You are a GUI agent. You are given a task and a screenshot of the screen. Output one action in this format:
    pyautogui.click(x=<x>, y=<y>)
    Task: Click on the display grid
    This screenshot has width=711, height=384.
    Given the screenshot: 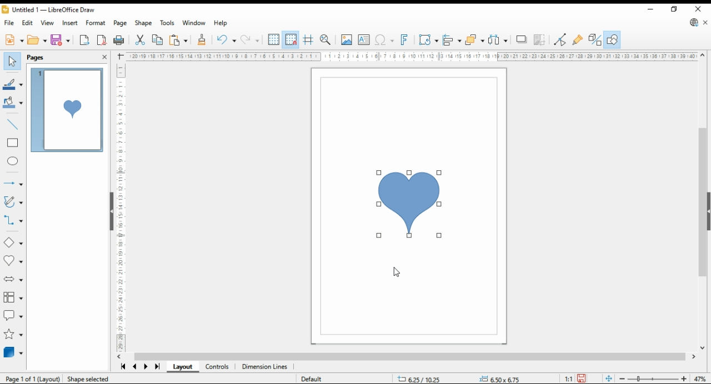 What is the action you would take?
    pyautogui.click(x=274, y=40)
    